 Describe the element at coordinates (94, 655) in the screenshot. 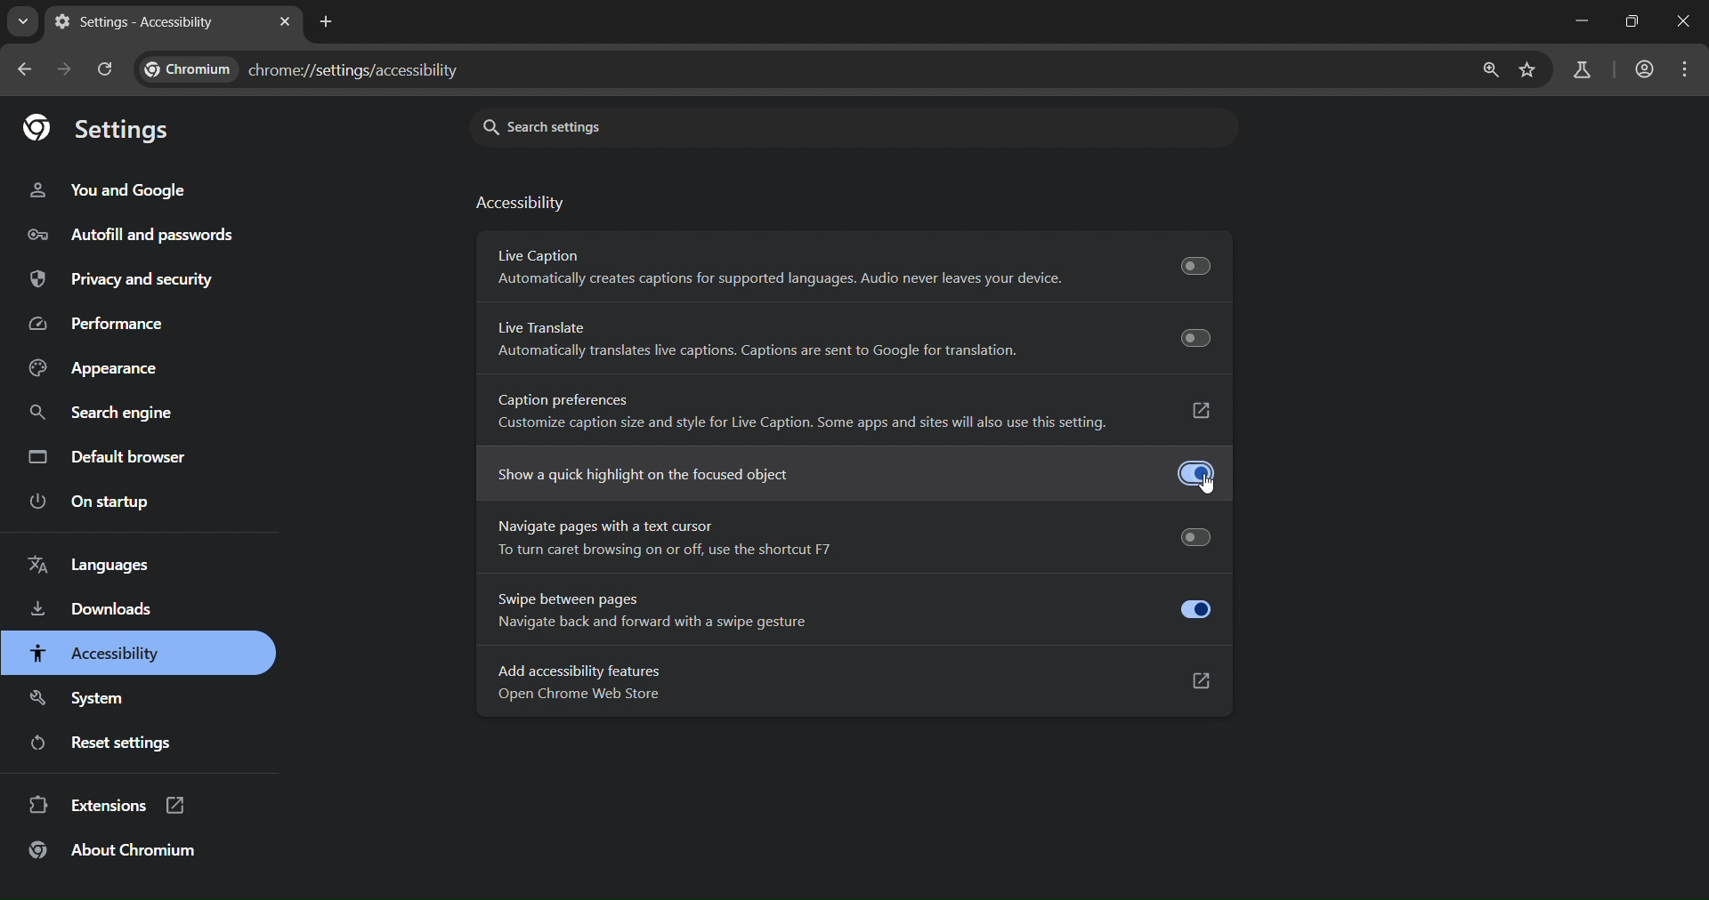

I see `accessibility` at that location.